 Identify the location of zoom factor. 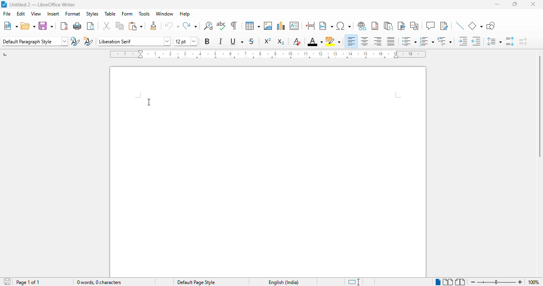
(533, 282).